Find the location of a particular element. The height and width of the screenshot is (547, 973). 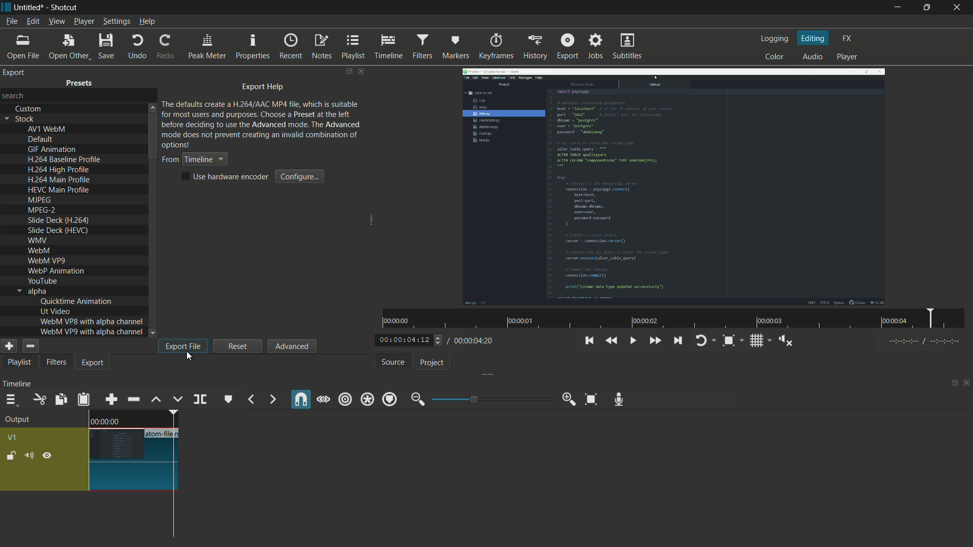

close filters is located at coordinates (362, 71).